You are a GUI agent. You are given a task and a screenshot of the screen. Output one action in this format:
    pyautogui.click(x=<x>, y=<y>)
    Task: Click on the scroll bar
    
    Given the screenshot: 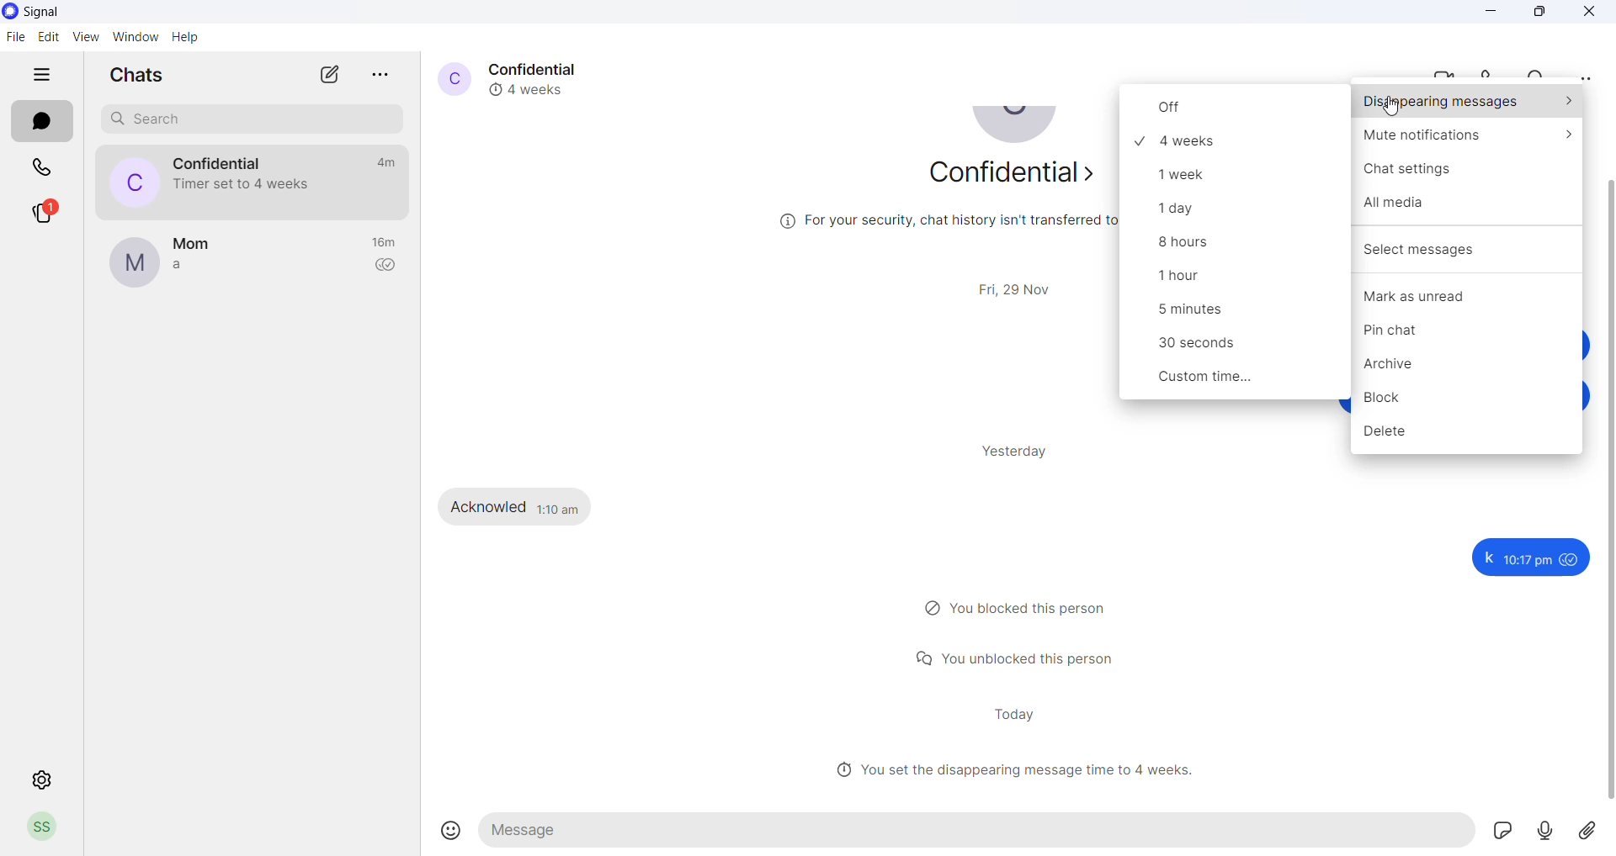 What is the action you would take?
    pyautogui.click(x=1606, y=494)
    